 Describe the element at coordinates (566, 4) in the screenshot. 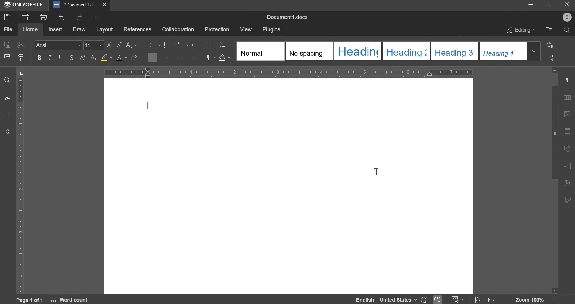

I see `exit` at that location.